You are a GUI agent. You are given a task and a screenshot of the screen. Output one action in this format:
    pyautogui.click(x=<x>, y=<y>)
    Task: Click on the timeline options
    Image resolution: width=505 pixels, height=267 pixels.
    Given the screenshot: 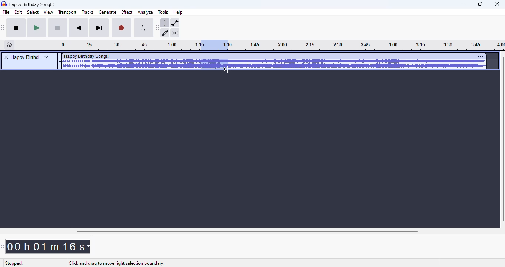 What is the action you would take?
    pyautogui.click(x=10, y=45)
    